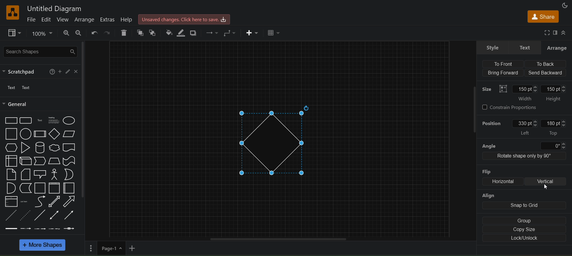  I want to click on tape, so click(69, 161).